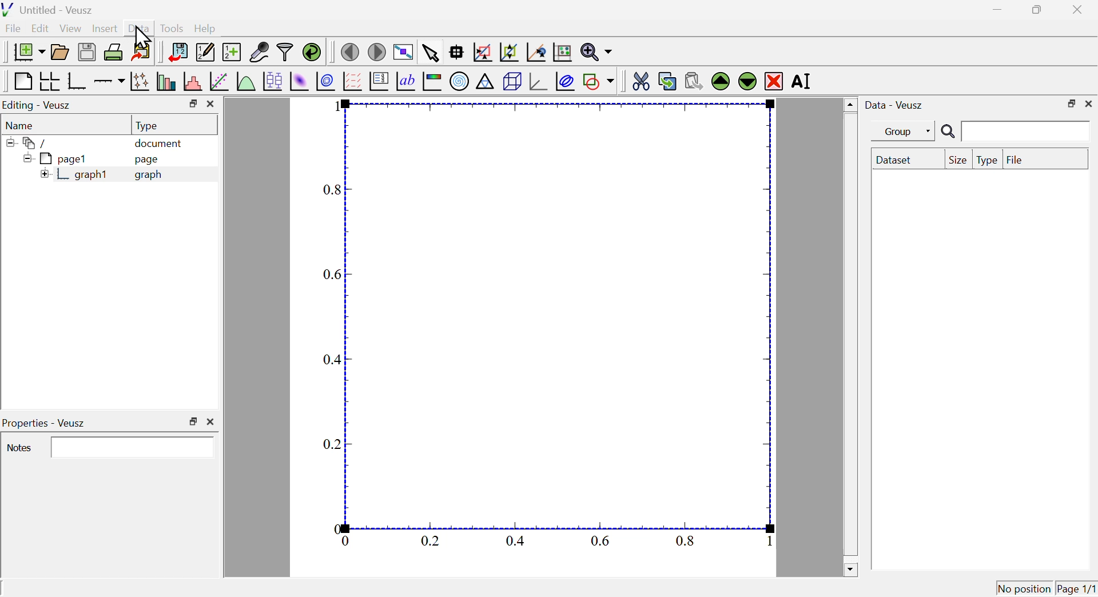  What do you see at coordinates (345, 541) in the screenshot?
I see `0` at bounding box center [345, 541].